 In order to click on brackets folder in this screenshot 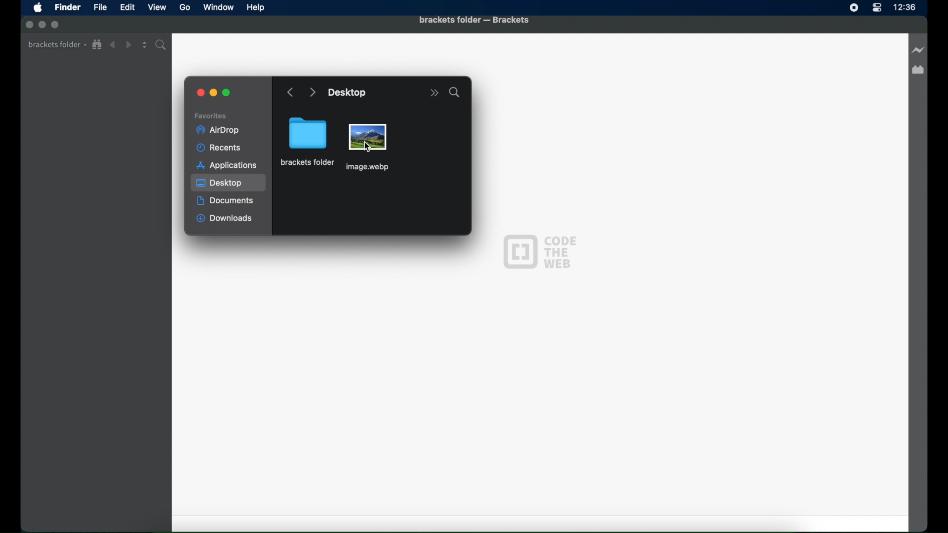, I will do `click(308, 141)`.